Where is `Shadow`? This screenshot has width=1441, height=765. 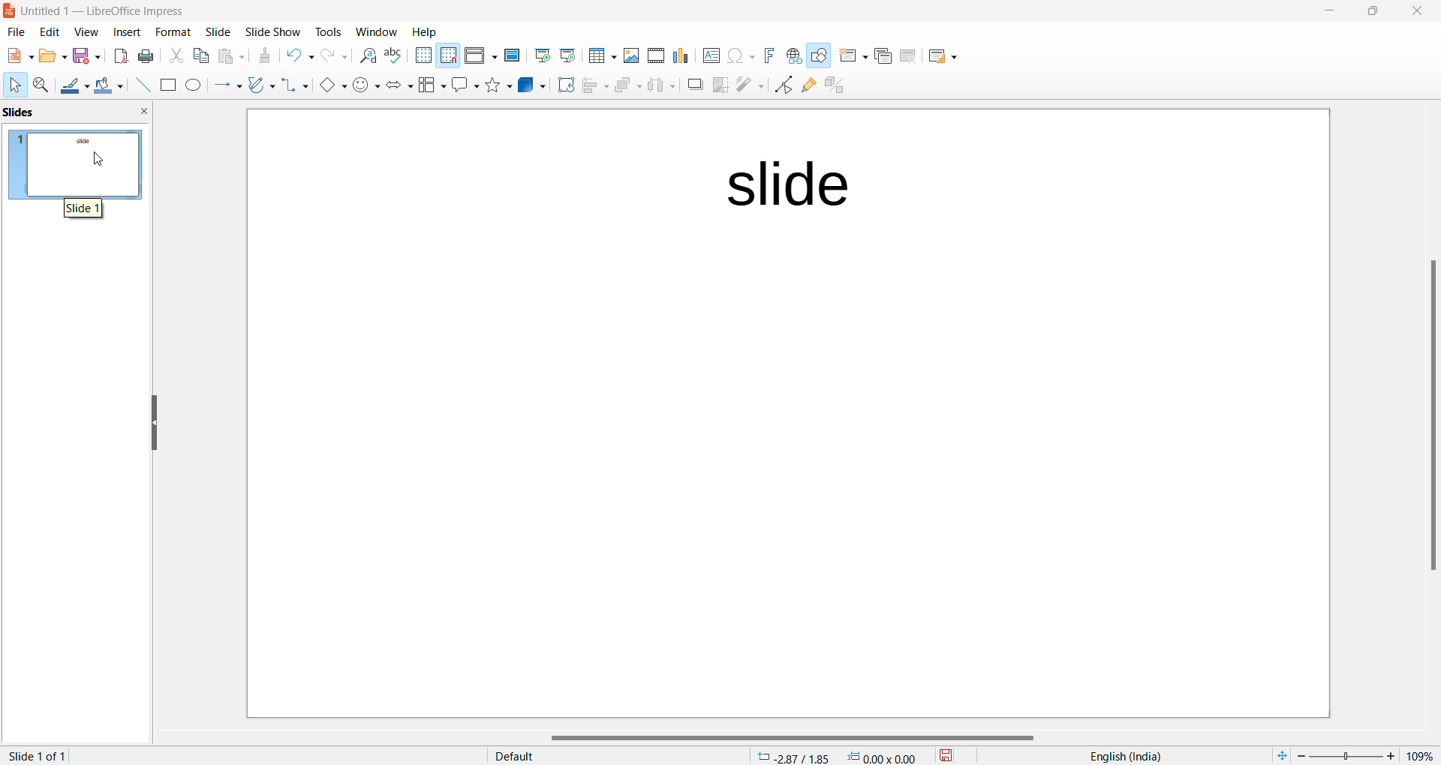 Shadow is located at coordinates (690, 85).